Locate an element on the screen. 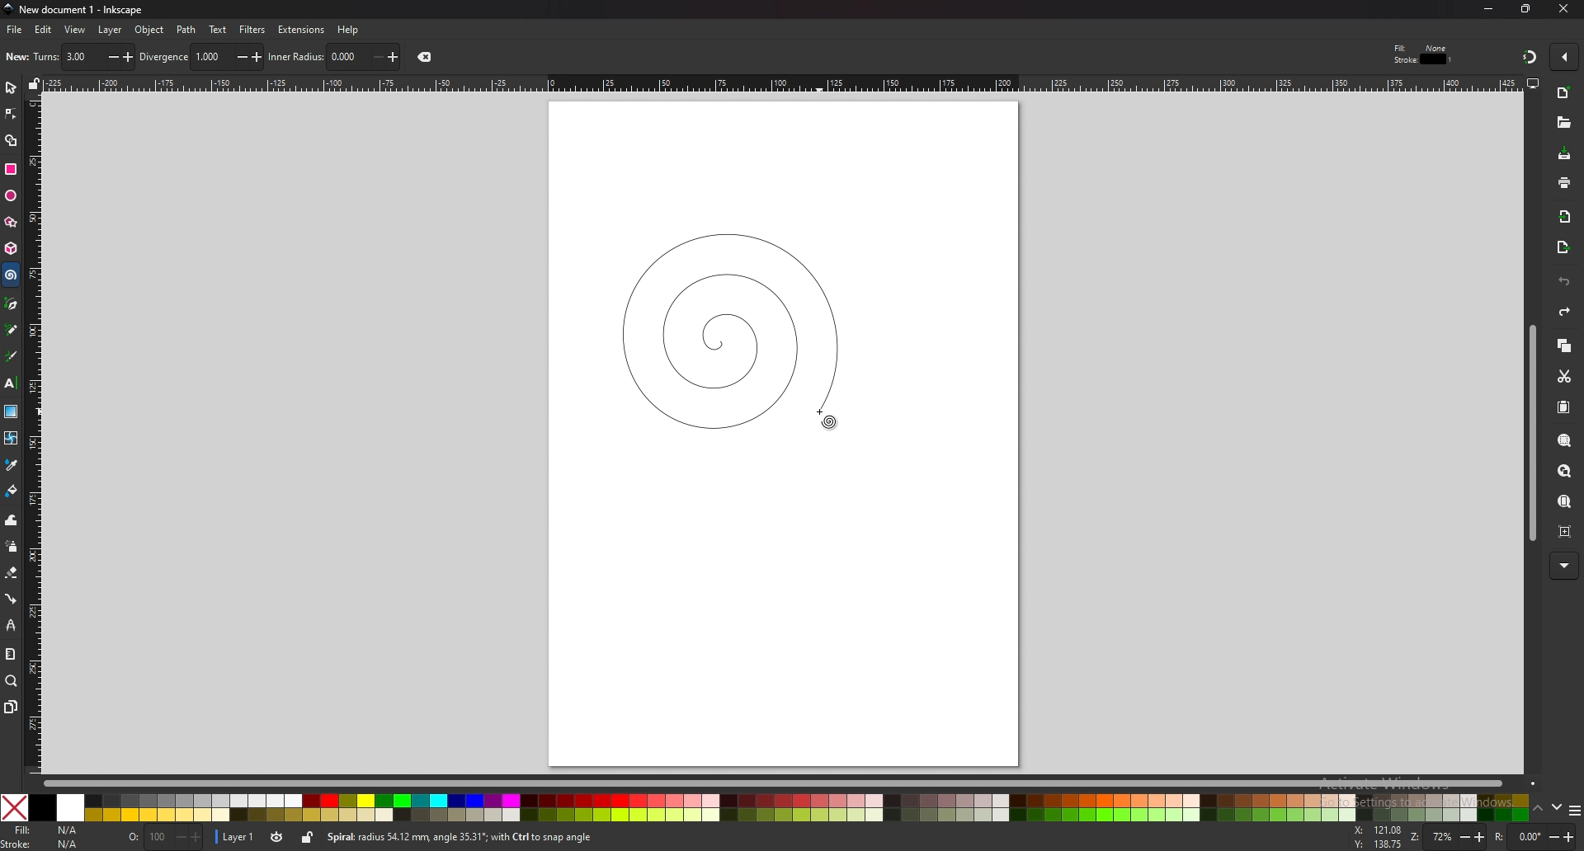 The height and width of the screenshot is (851, 1584). pencil is located at coordinates (13, 329).